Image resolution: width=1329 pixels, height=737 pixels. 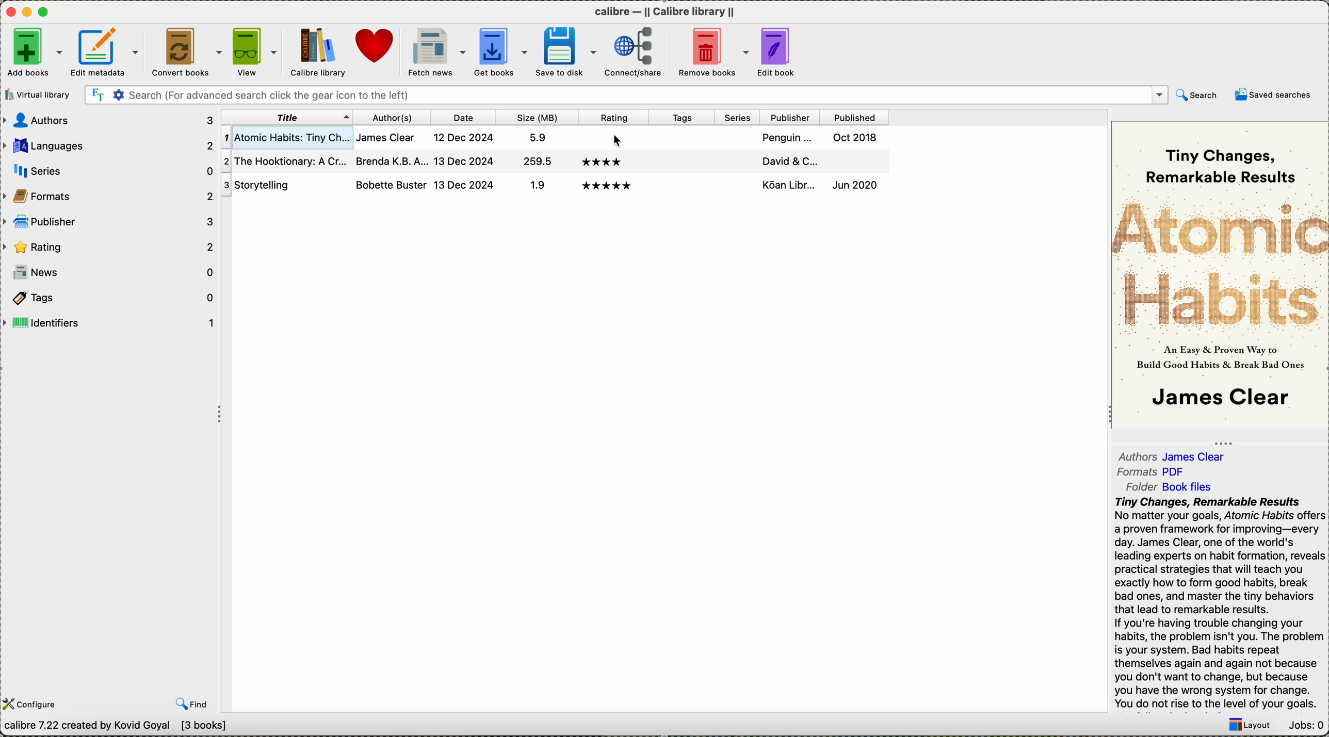 I want to click on series, so click(x=739, y=137).